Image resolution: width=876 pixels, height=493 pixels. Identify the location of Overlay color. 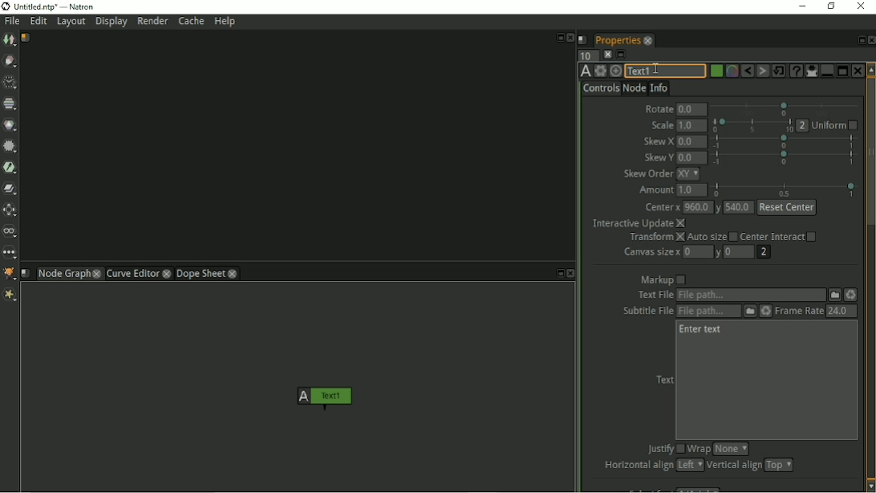
(731, 71).